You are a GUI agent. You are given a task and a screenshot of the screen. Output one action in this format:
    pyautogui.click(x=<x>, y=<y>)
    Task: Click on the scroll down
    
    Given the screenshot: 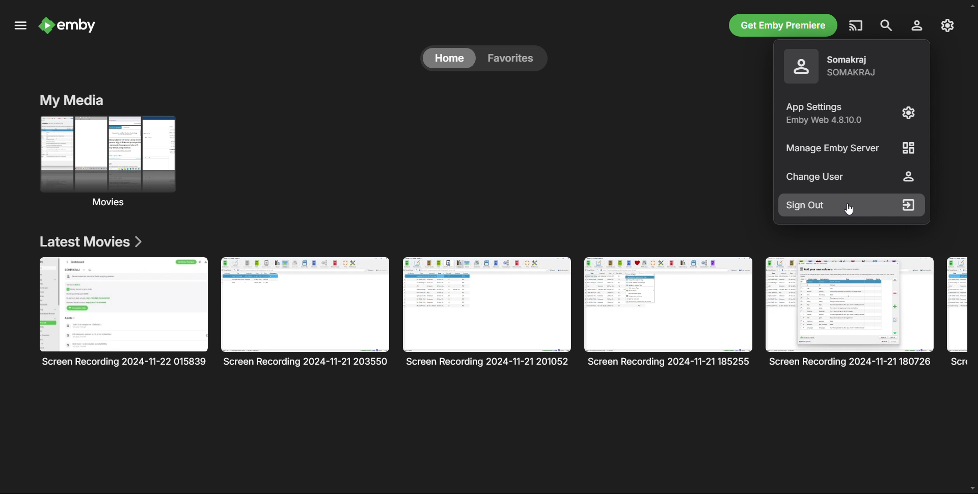 What is the action you would take?
    pyautogui.click(x=972, y=487)
    